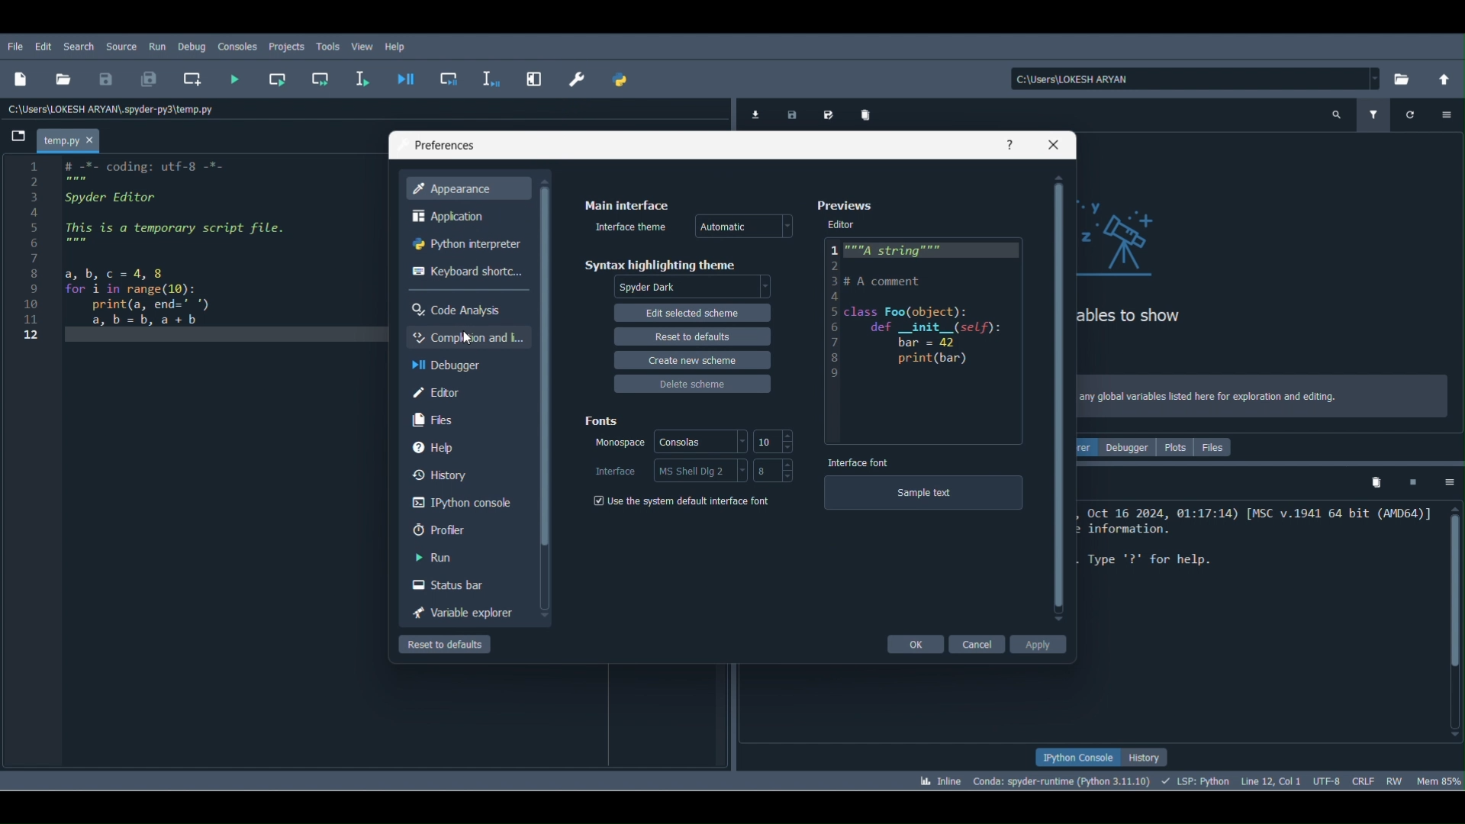 The height and width of the screenshot is (824, 1465). Describe the element at coordinates (848, 202) in the screenshot. I see `Preferences` at that location.